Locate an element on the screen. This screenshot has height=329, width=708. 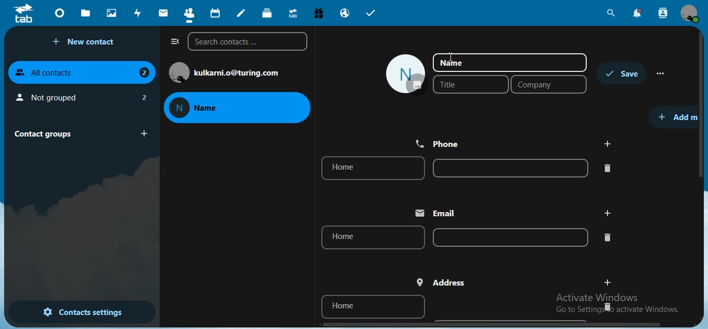
dashboard is located at coordinates (59, 12).